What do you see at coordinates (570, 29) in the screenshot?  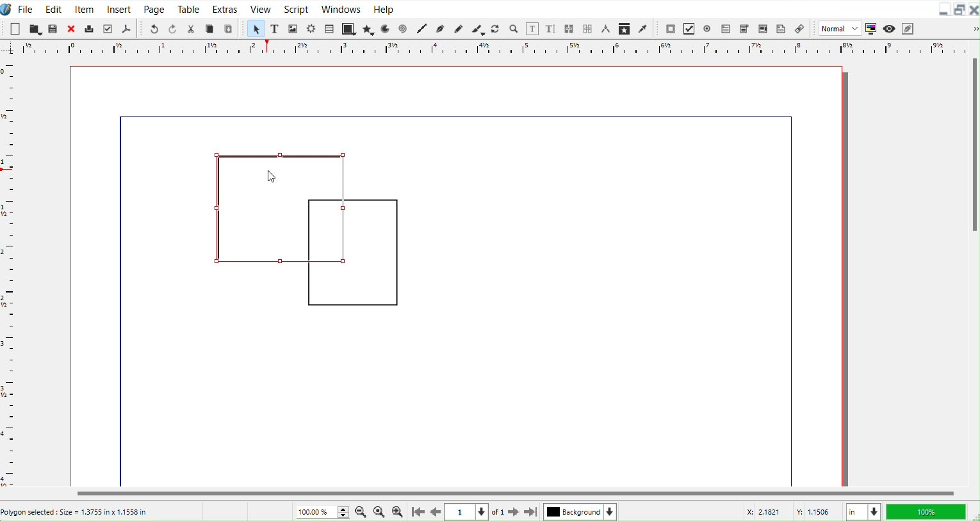 I see `Link text frame` at bounding box center [570, 29].